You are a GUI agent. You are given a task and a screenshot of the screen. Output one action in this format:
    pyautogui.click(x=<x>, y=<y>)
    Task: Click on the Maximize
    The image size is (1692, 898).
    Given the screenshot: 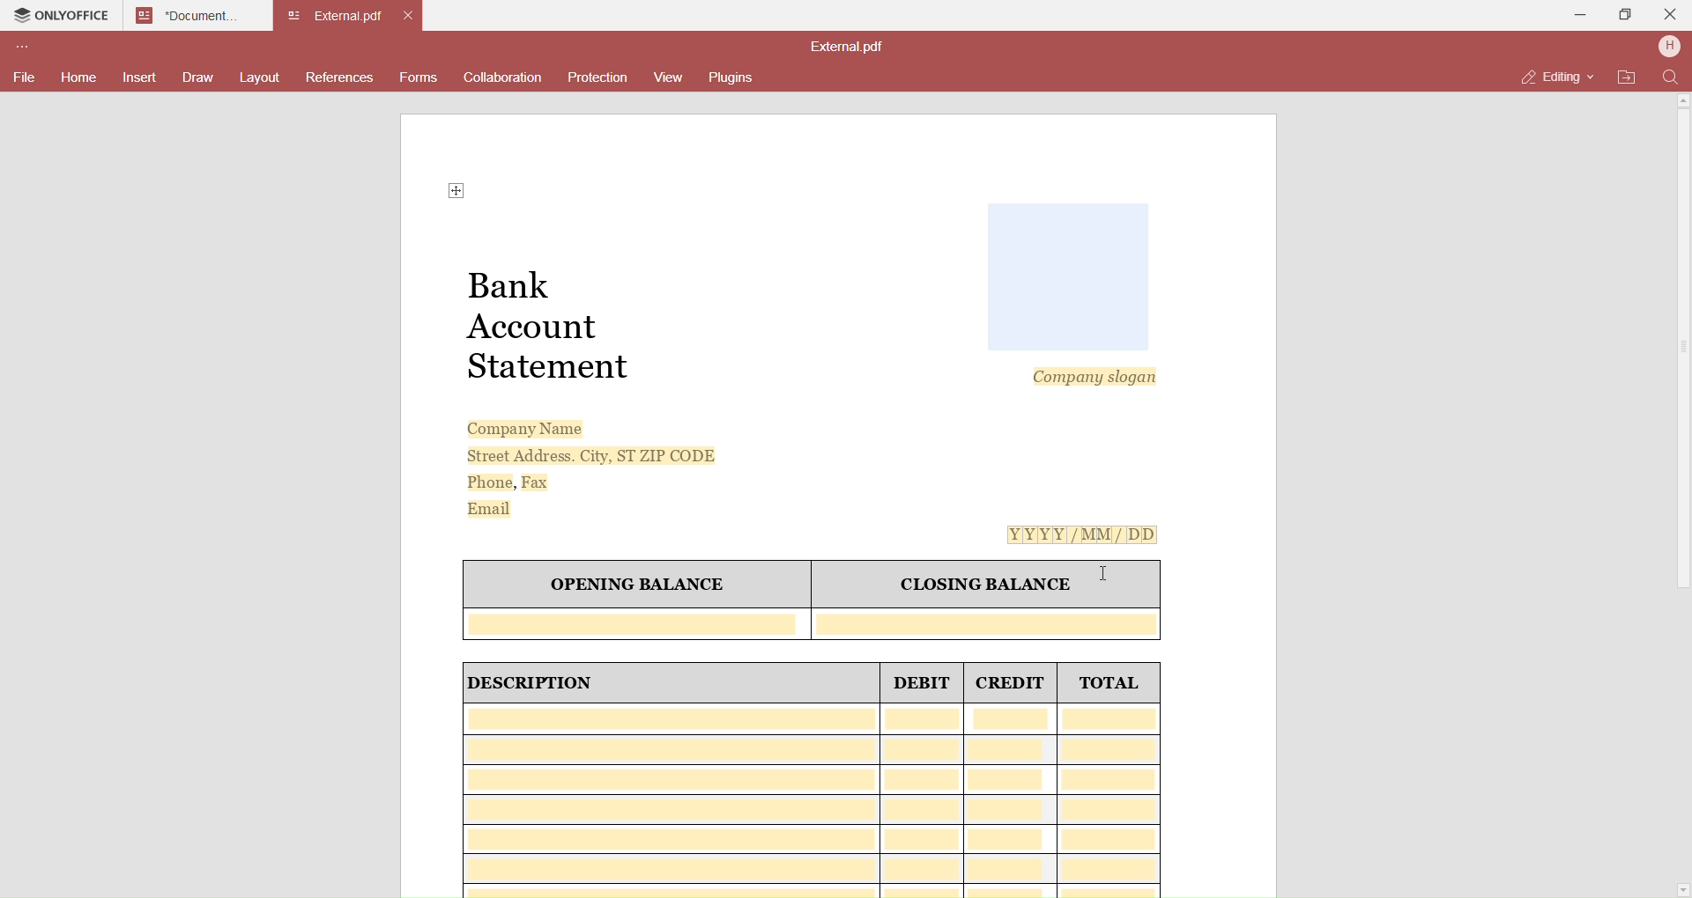 What is the action you would take?
    pyautogui.click(x=1627, y=18)
    